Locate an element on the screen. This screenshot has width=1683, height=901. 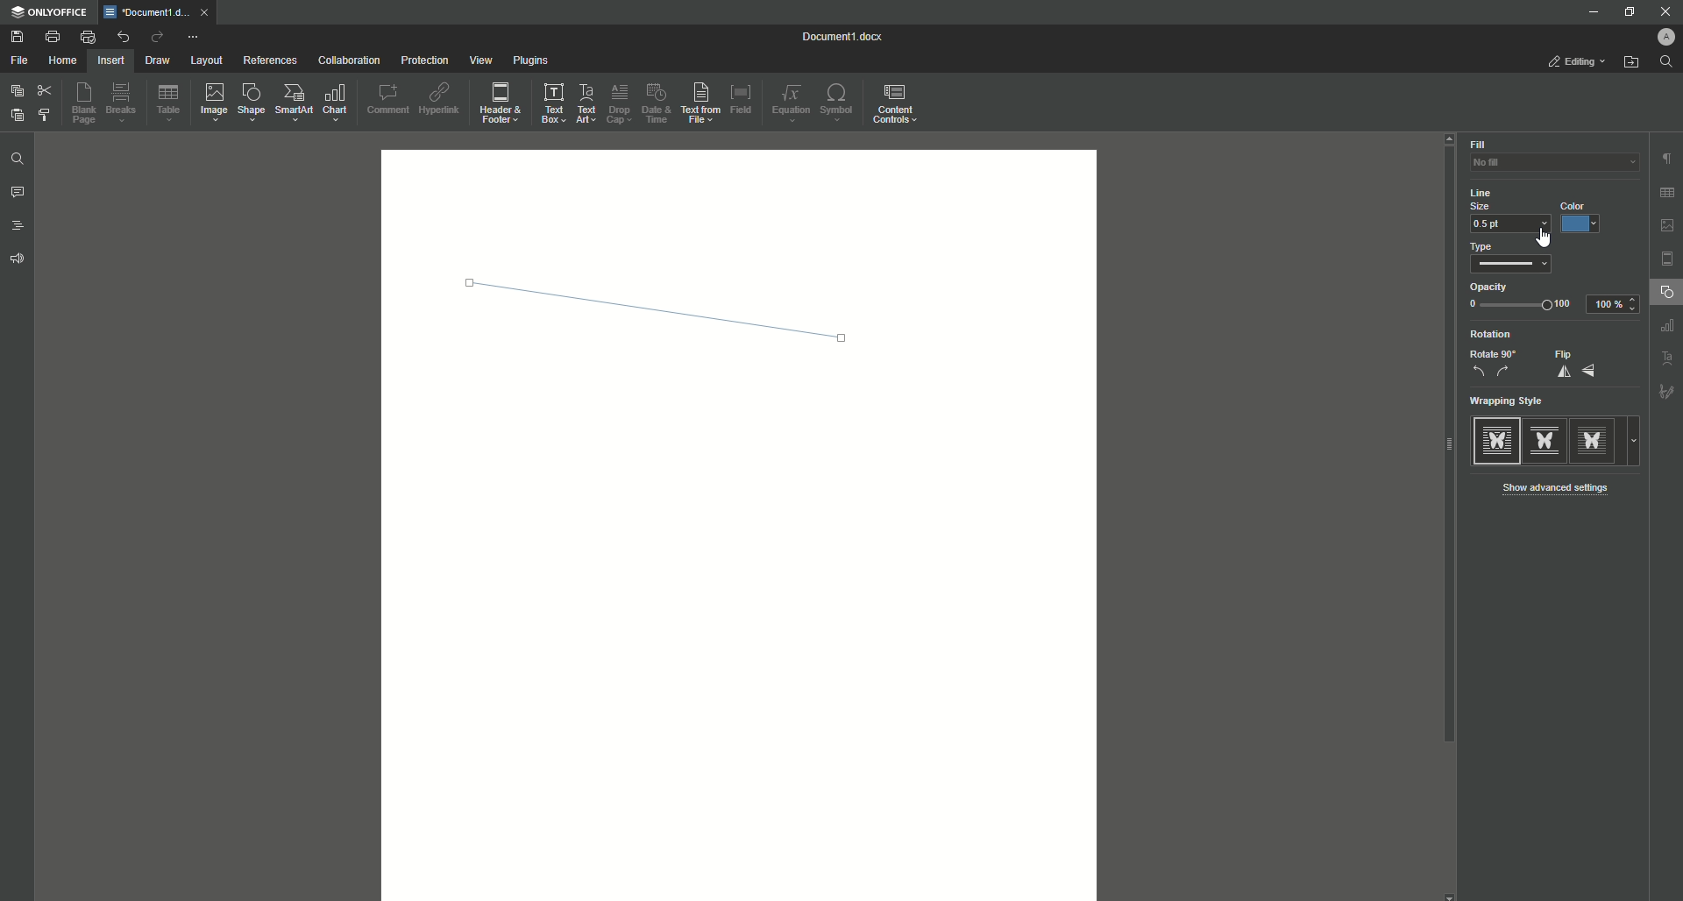
Shape is located at coordinates (254, 105).